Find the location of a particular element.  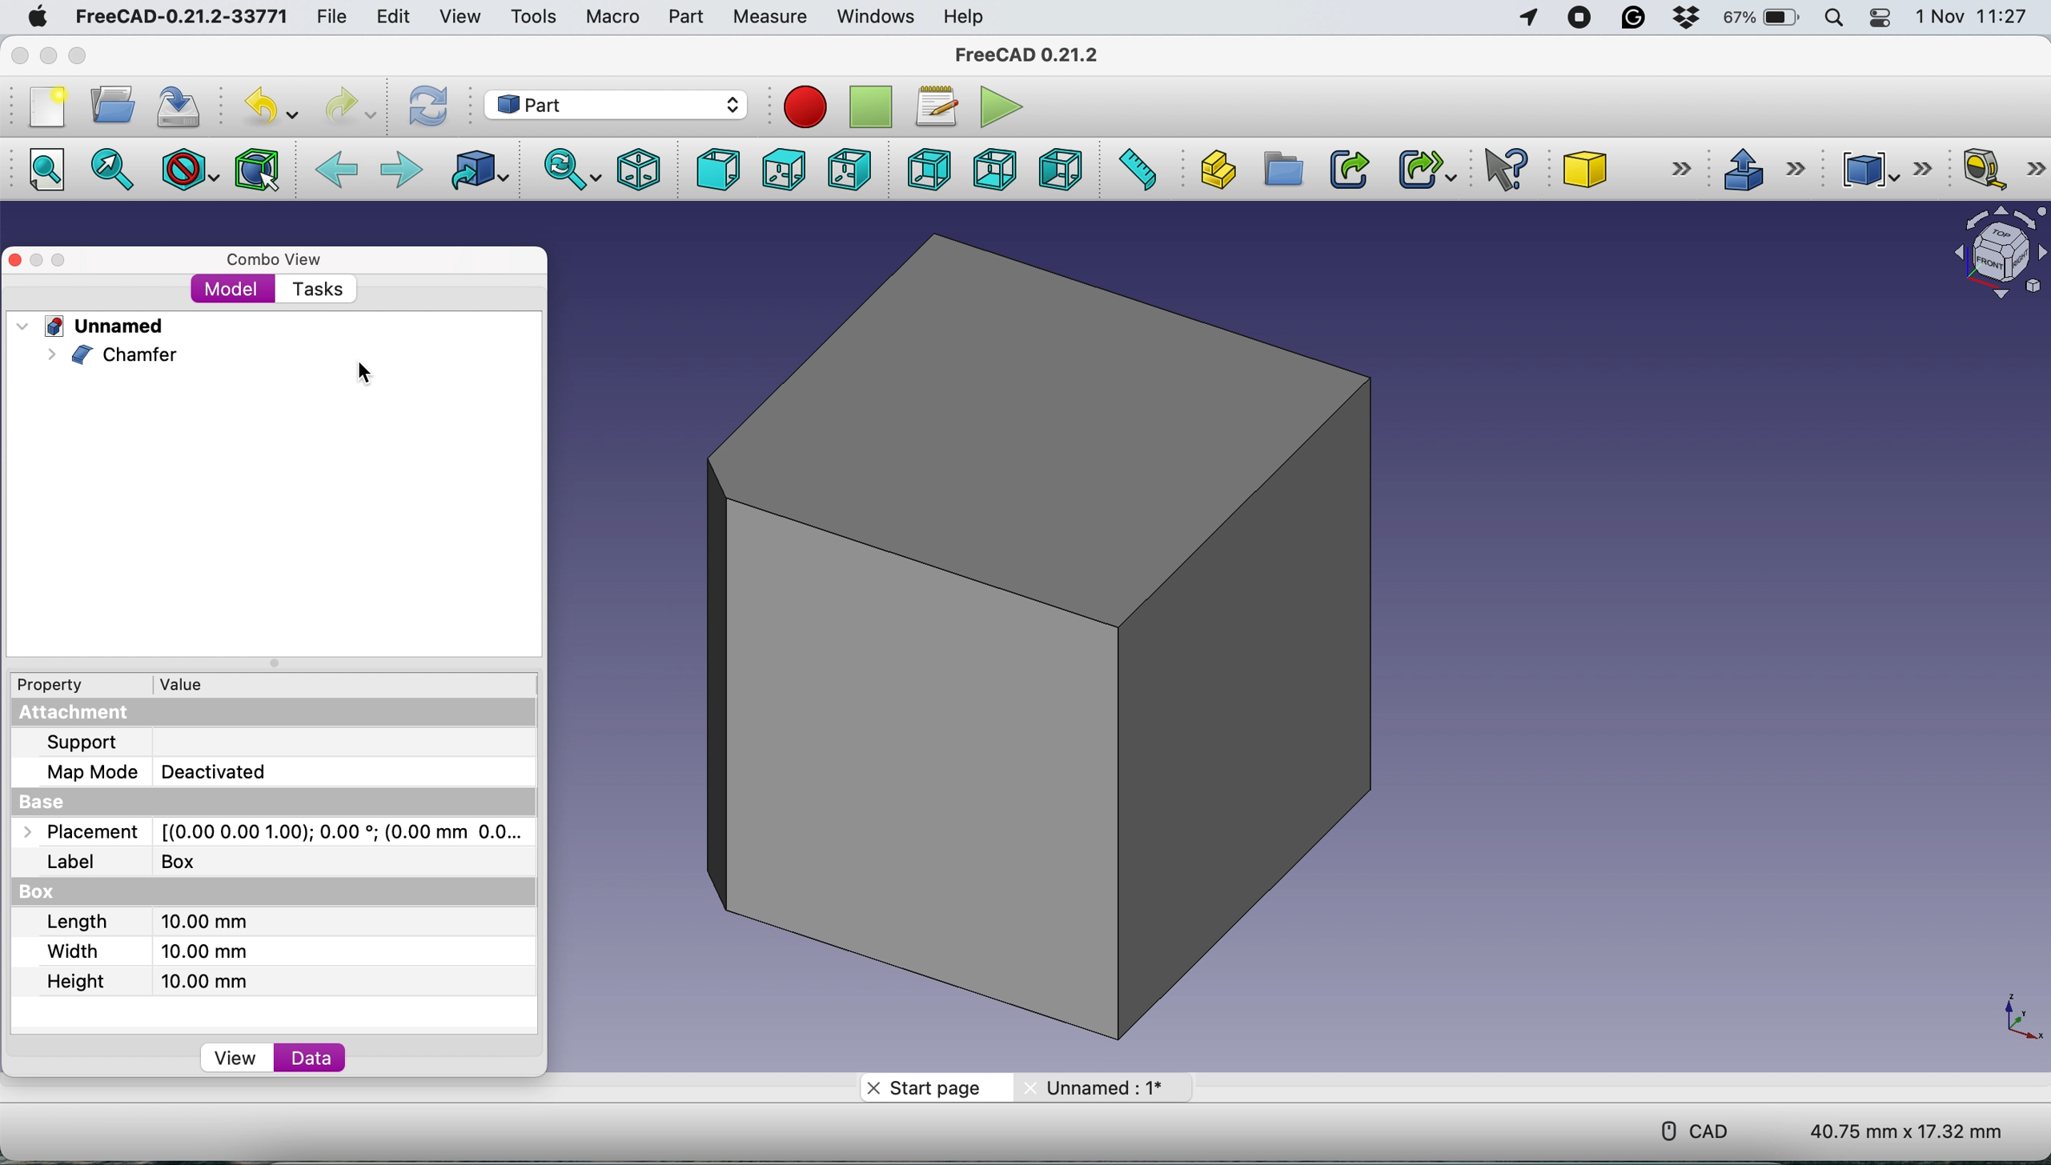

sync view is located at coordinates (564, 172).